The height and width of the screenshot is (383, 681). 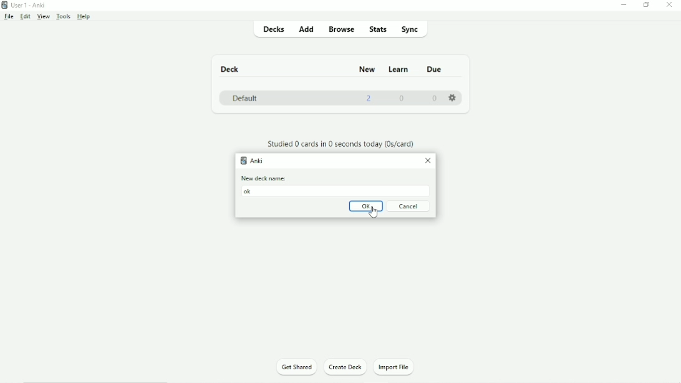 I want to click on View, so click(x=43, y=16).